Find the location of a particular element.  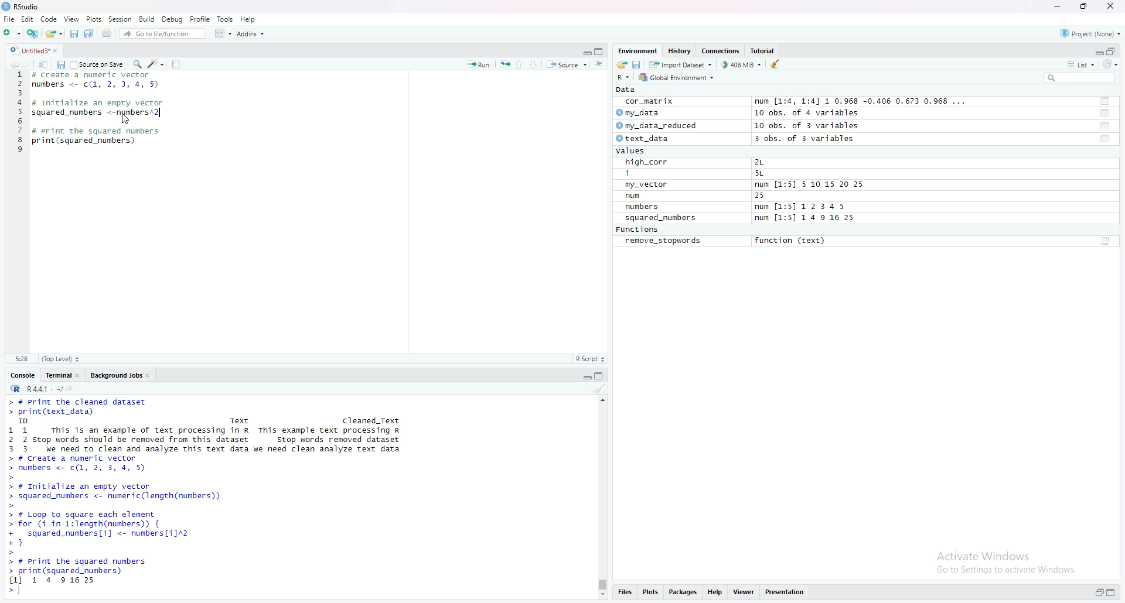

R Script is located at coordinates (590, 358).